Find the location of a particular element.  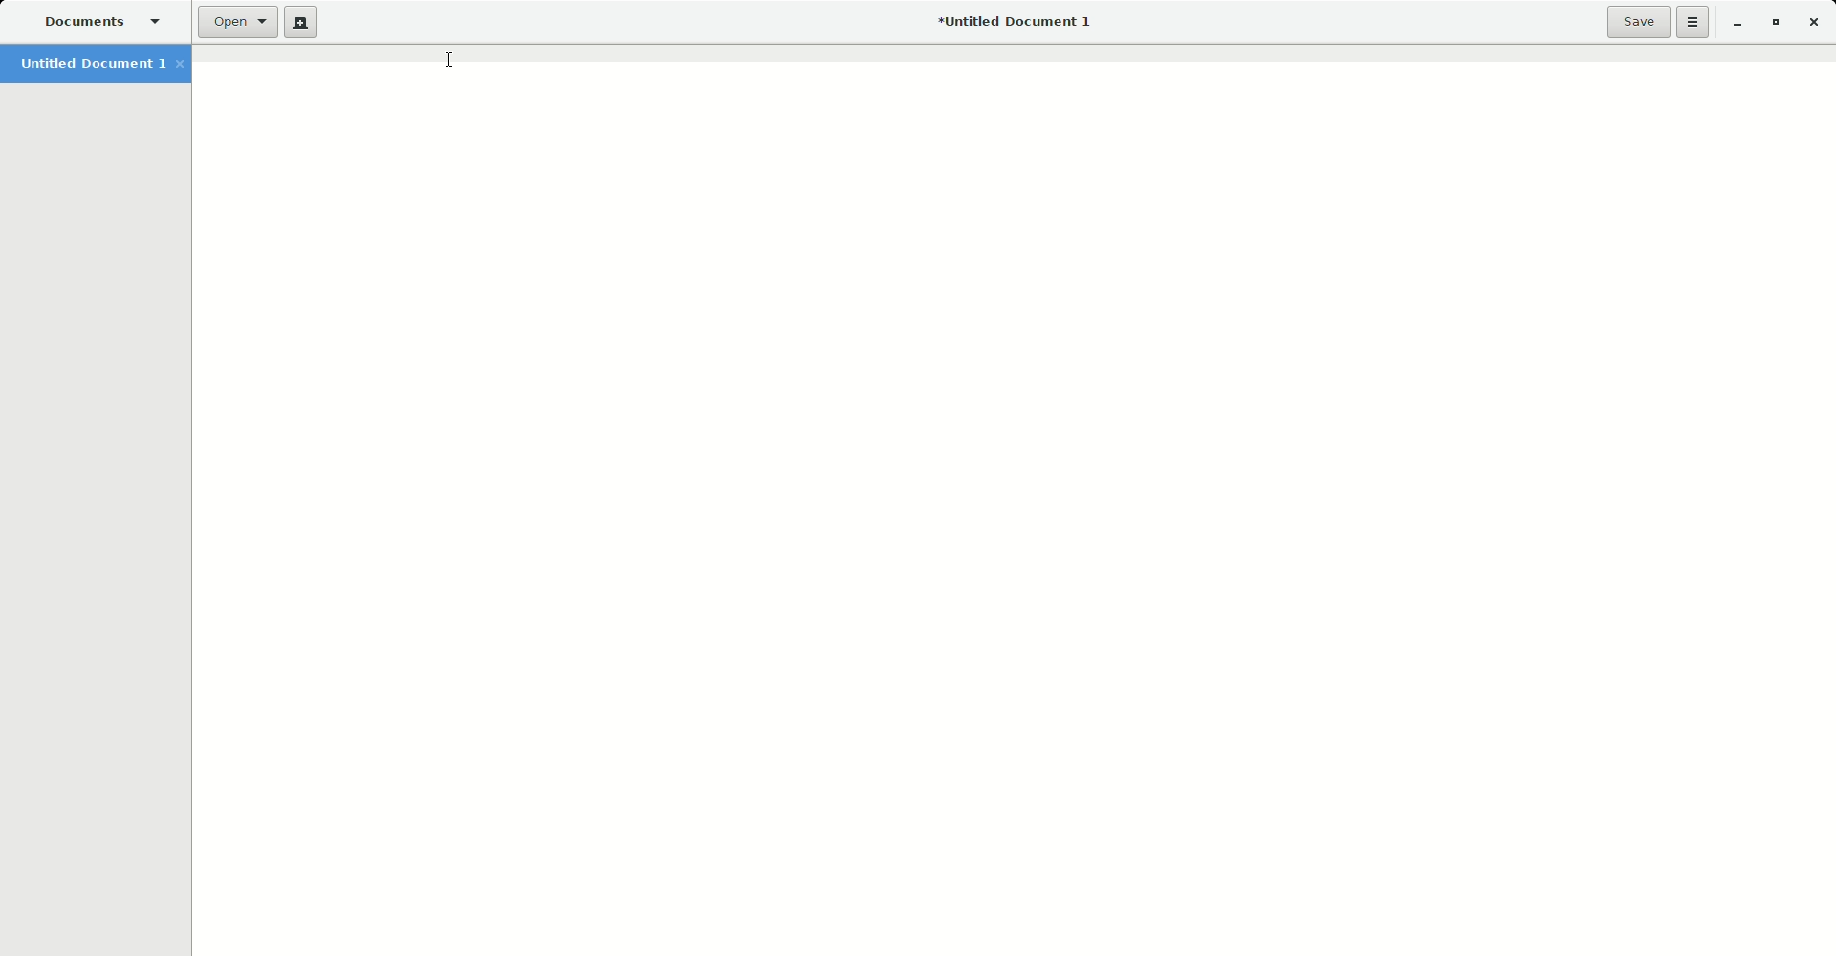

Save is located at coordinates (1637, 24).